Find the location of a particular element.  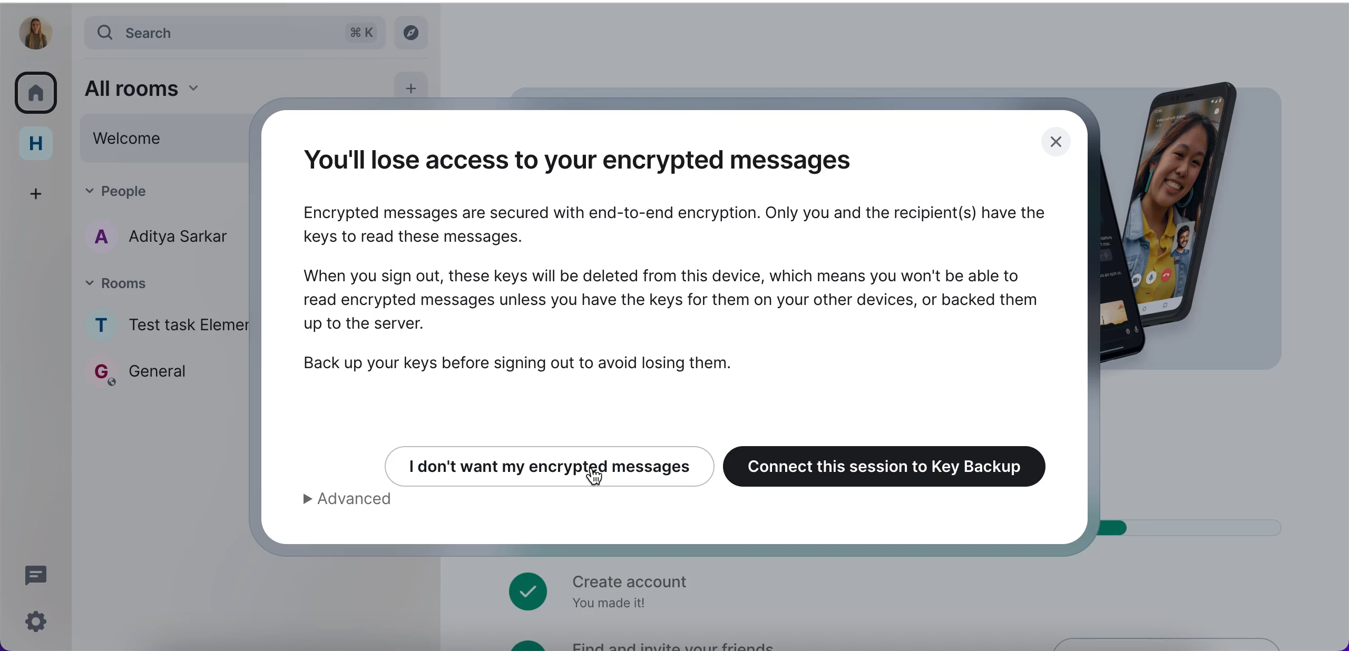

i don't want my encrypted messages is located at coordinates (538, 463).